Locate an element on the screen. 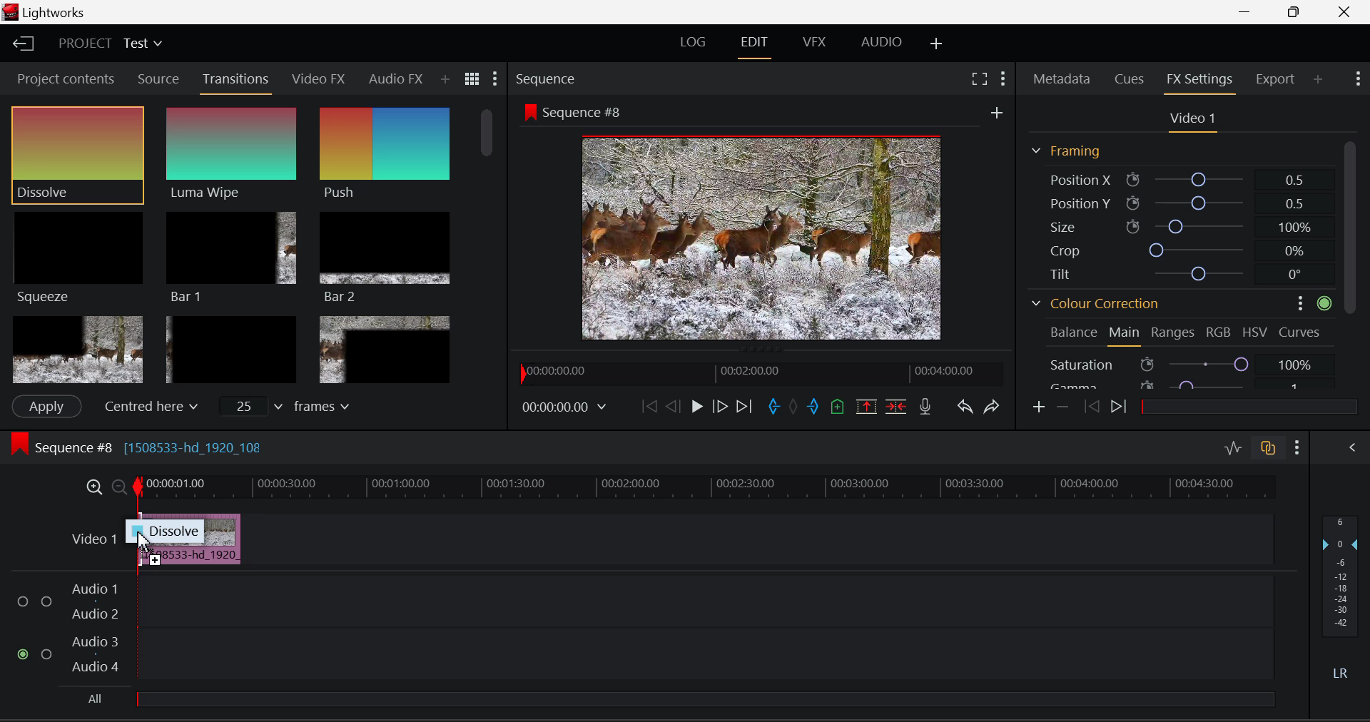 This screenshot has width=1370, height=722. AUDIO Layout is located at coordinates (876, 44).